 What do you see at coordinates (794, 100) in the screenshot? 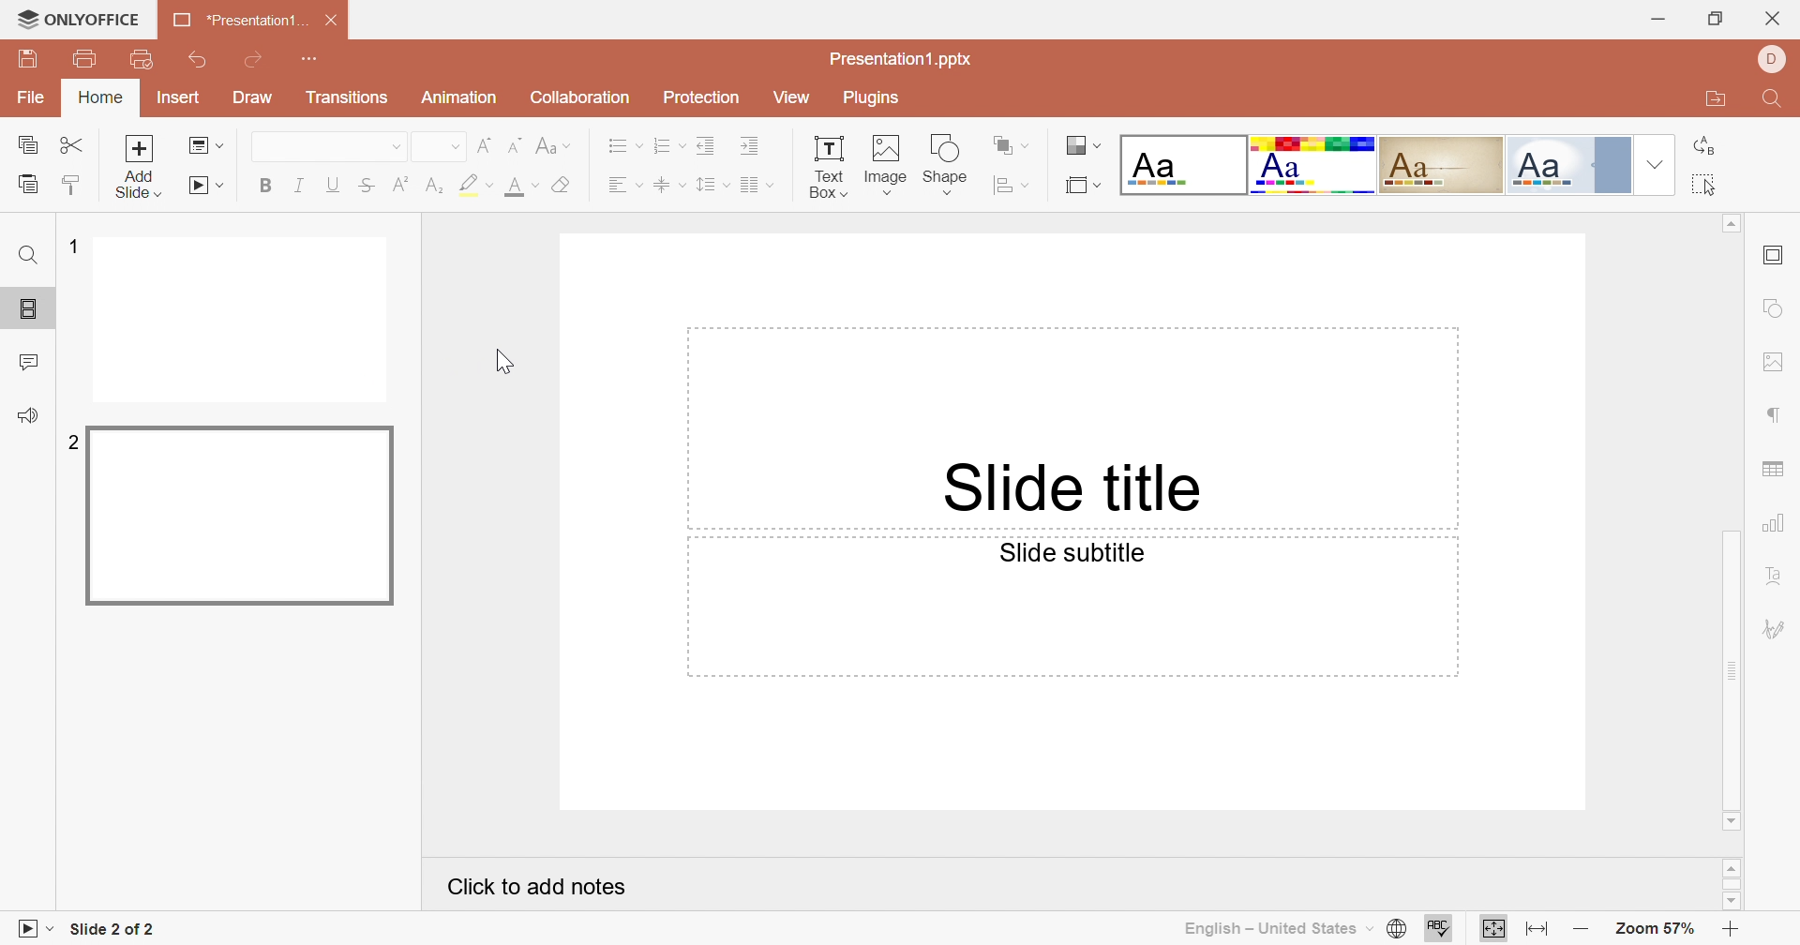
I see `View` at bounding box center [794, 100].